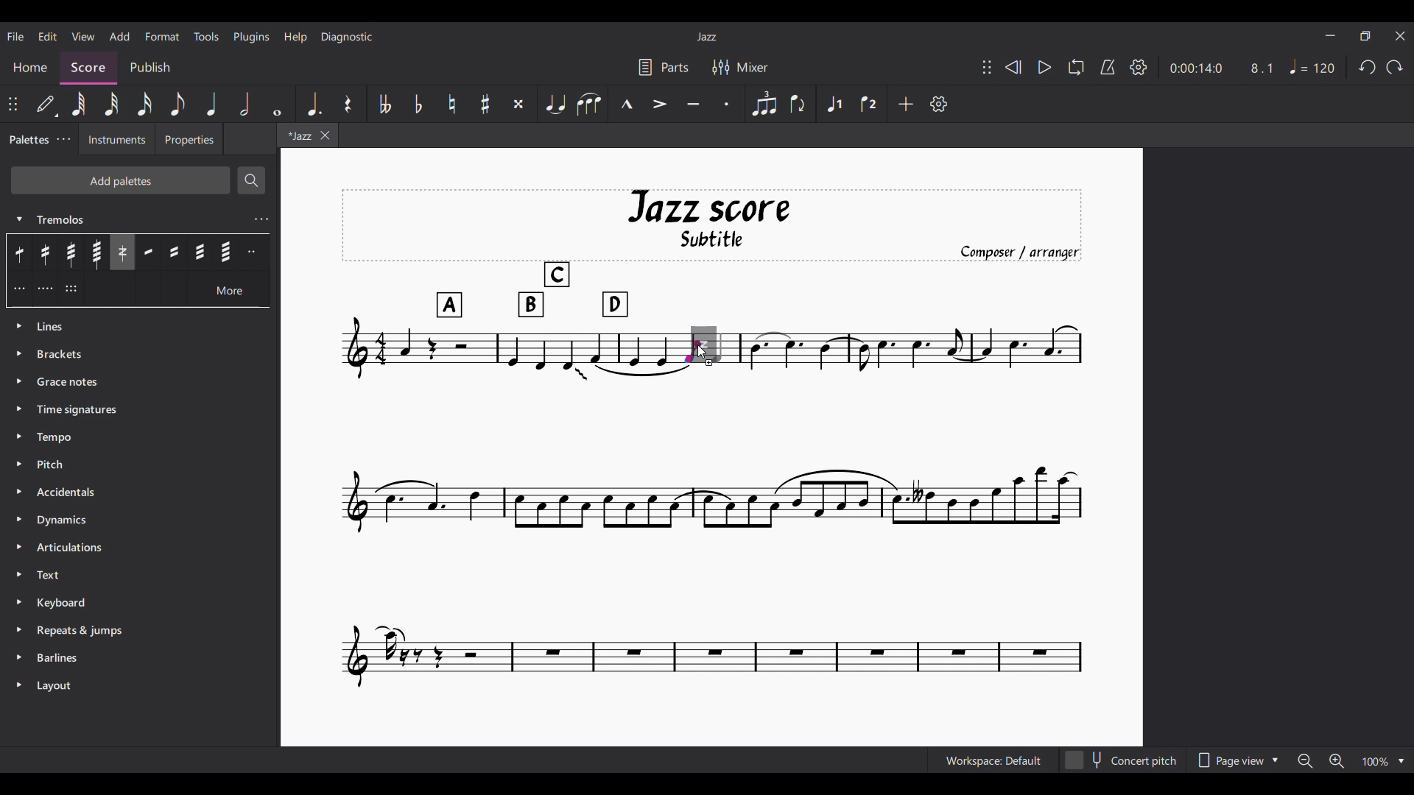 The width and height of the screenshot is (1414, 795). Describe the element at coordinates (693, 104) in the screenshot. I see `Tenuto` at that location.